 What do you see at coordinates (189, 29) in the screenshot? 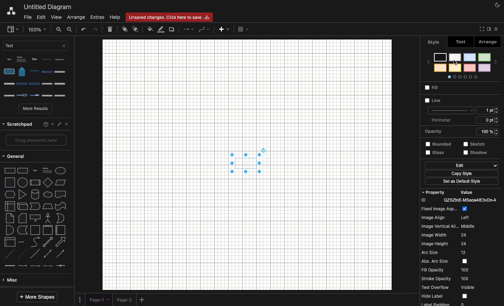
I see `Arrow` at bounding box center [189, 29].